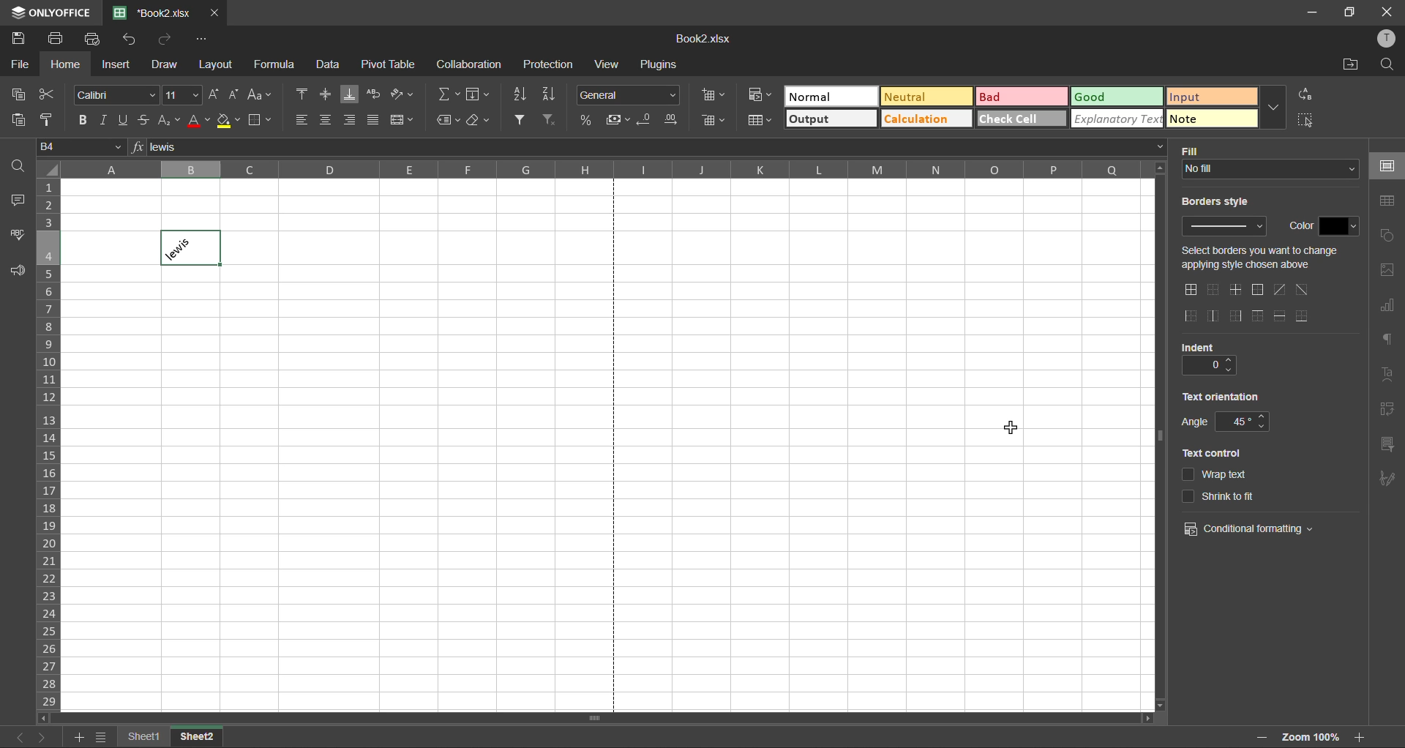 The height and width of the screenshot is (748, 1405). Describe the element at coordinates (348, 95) in the screenshot. I see `align bottom` at that location.